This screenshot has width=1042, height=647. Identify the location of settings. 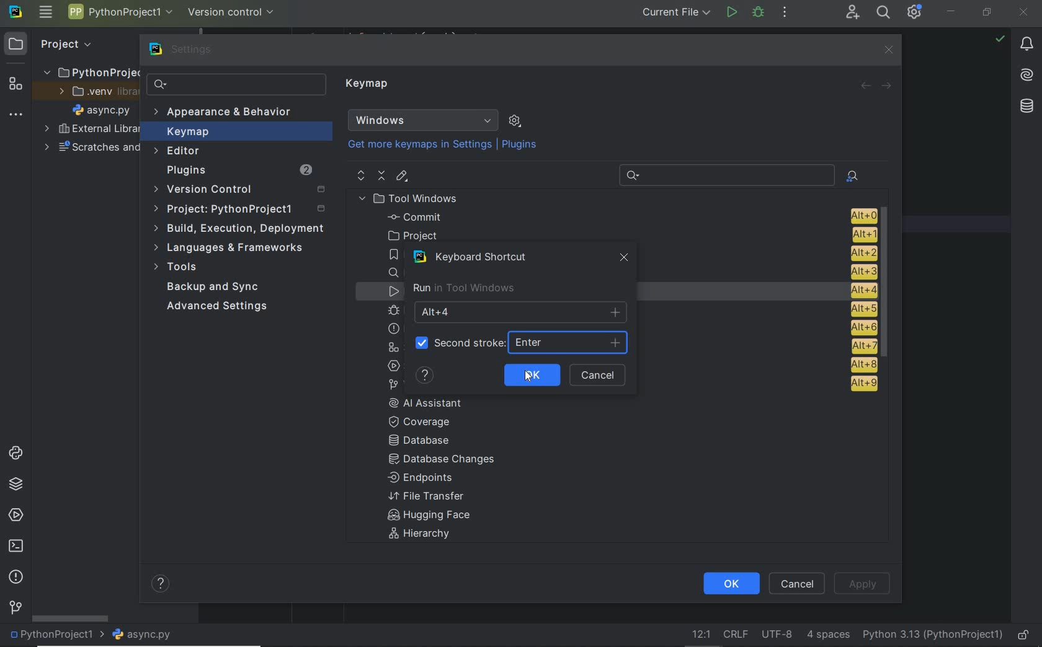
(183, 50).